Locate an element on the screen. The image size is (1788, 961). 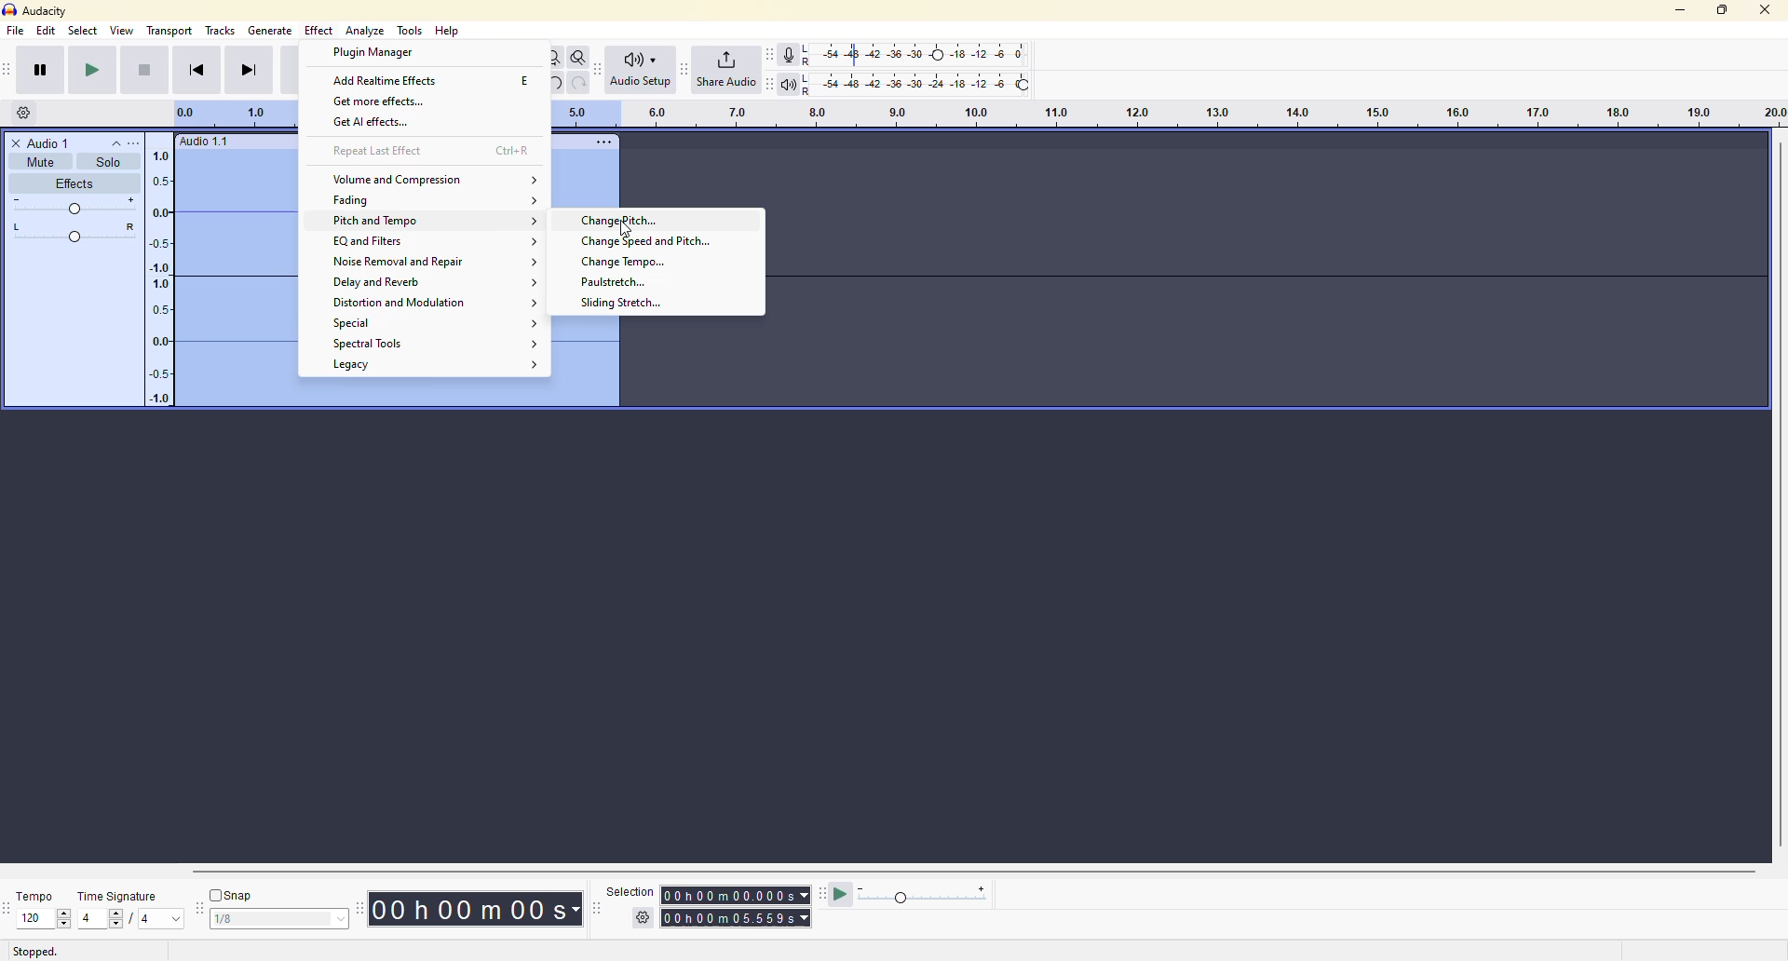
up is located at coordinates (64, 912).